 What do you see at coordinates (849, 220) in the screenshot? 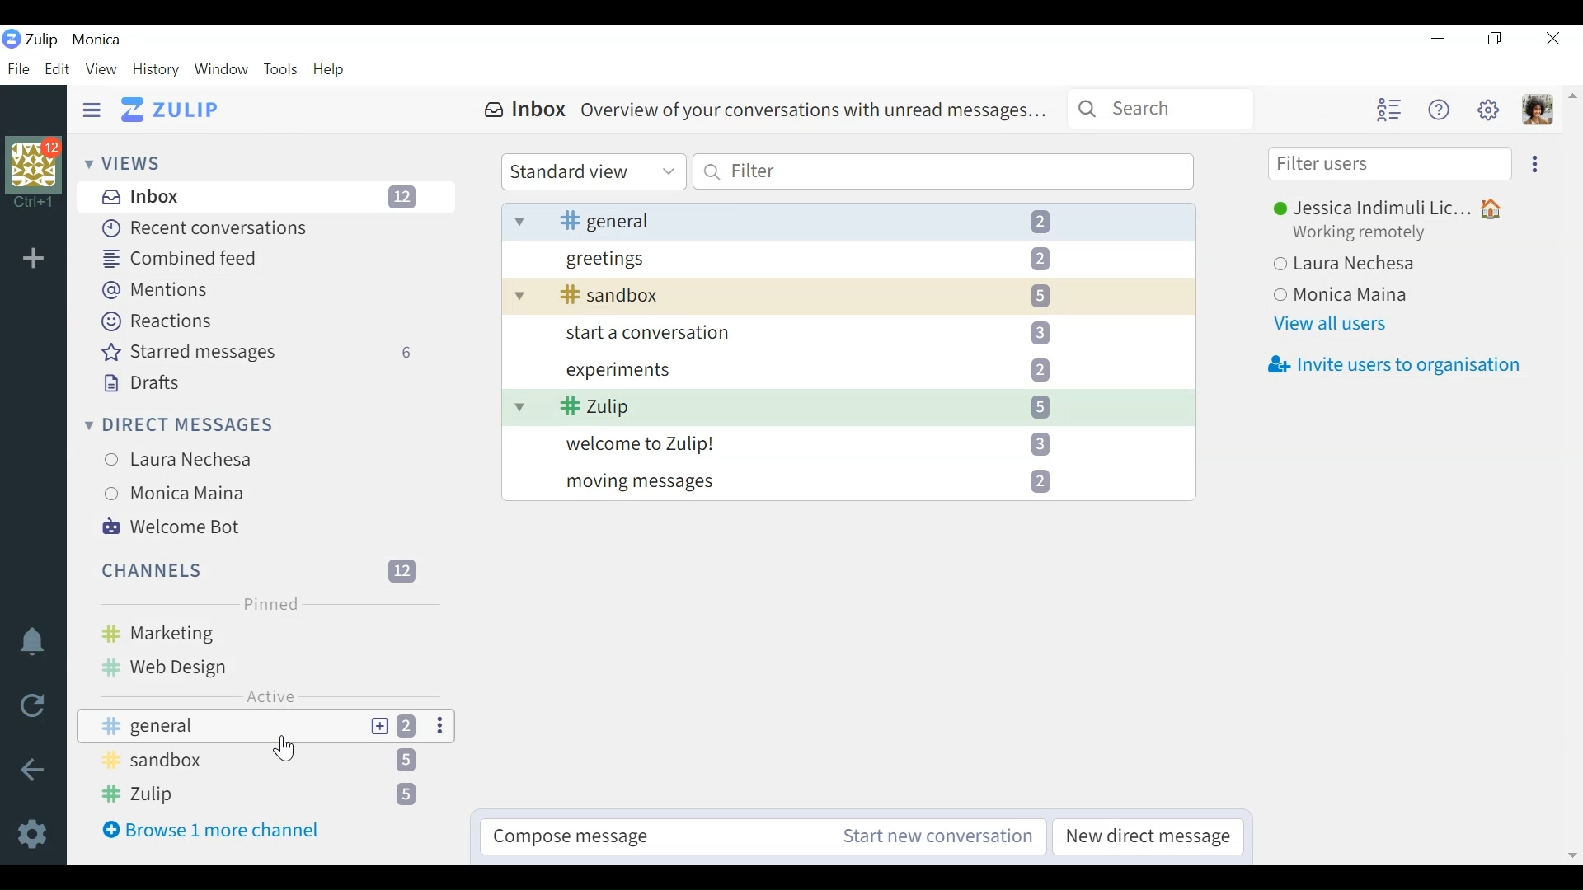
I see `General 2` at bounding box center [849, 220].